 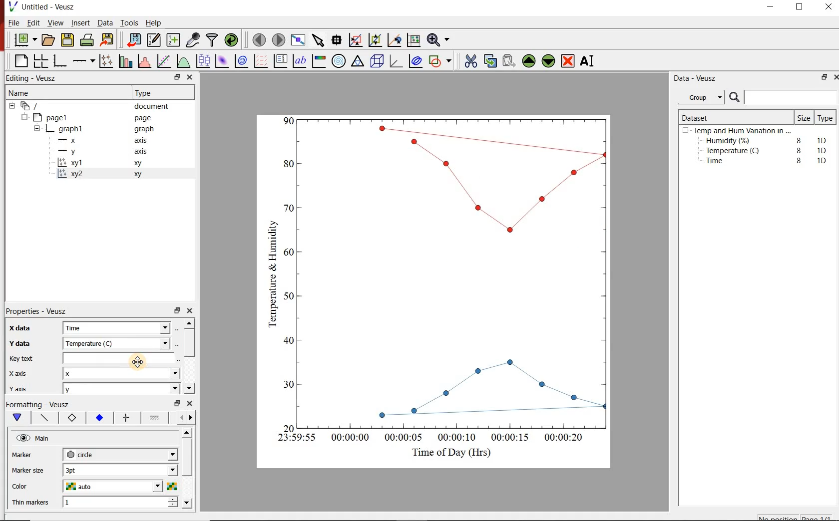 What do you see at coordinates (142, 487) in the screenshot?
I see `Color dropdown` at bounding box center [142, 487].